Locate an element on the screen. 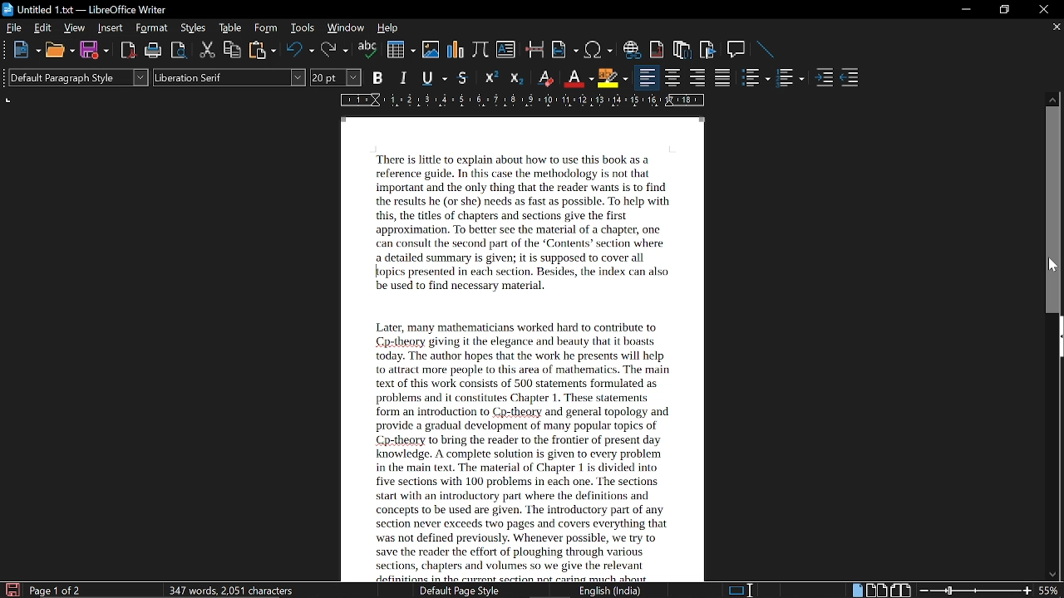 The width and height of the screenshot is (1064, 598). window is located at coordinates (346, 27).